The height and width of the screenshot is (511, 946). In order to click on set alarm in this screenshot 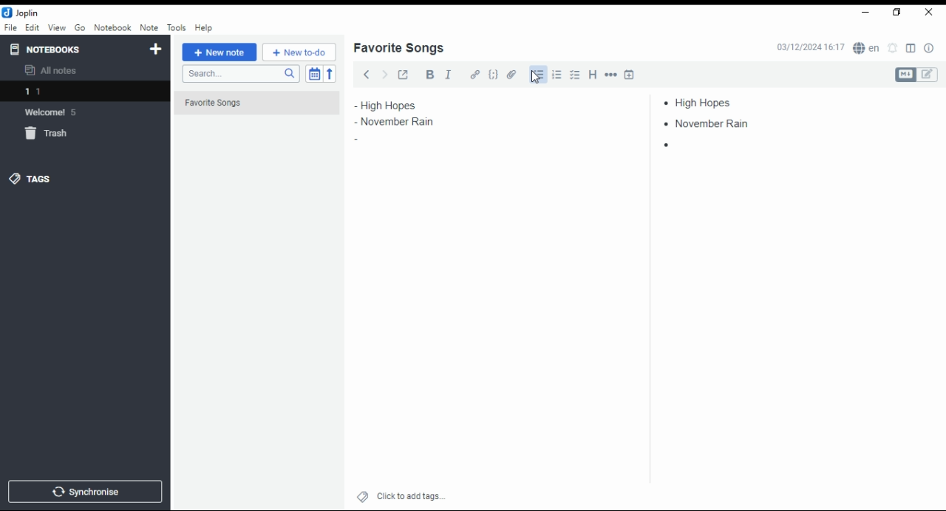, I will do `click(894, 48)`.